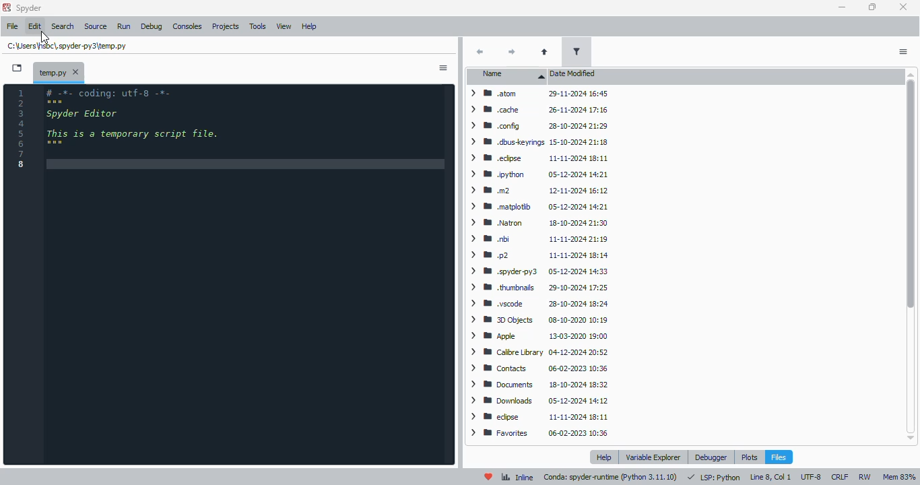 This screenshot has height=485, width=920. What do you see at coordinates (517, 477) in the screenshot?
I see `inline` at bounding box center [517, 477].